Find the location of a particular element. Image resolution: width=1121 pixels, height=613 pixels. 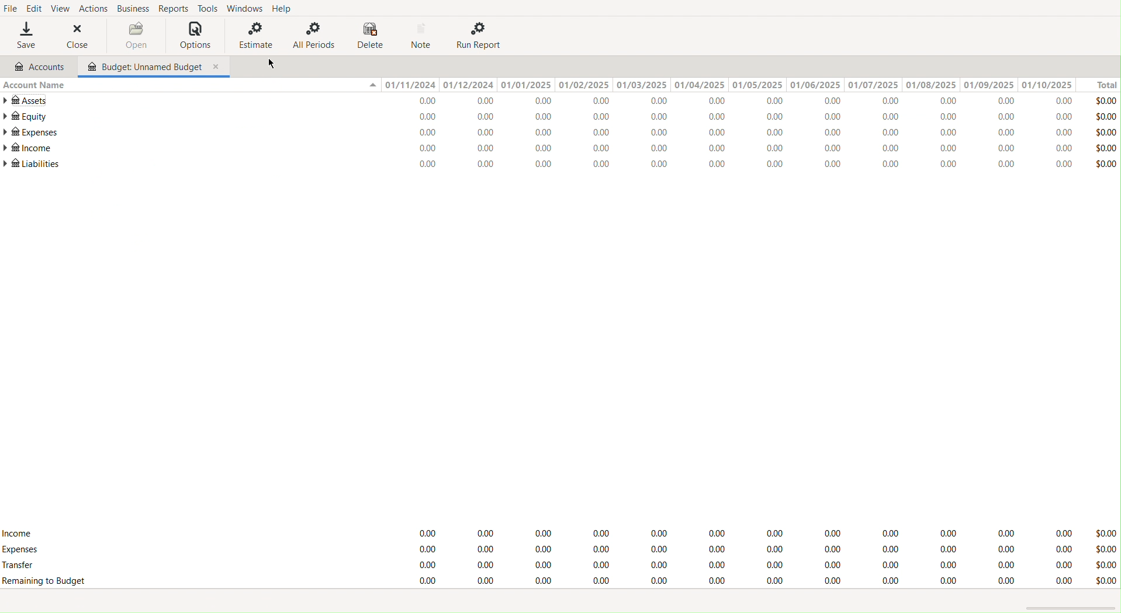

Estimate is located at coordinates (255, 36).